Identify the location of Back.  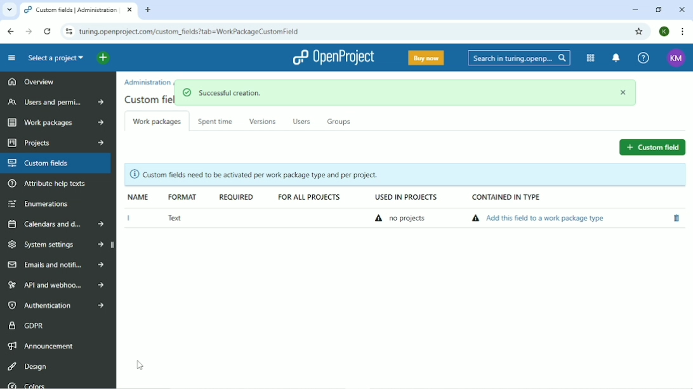
(11, 31).